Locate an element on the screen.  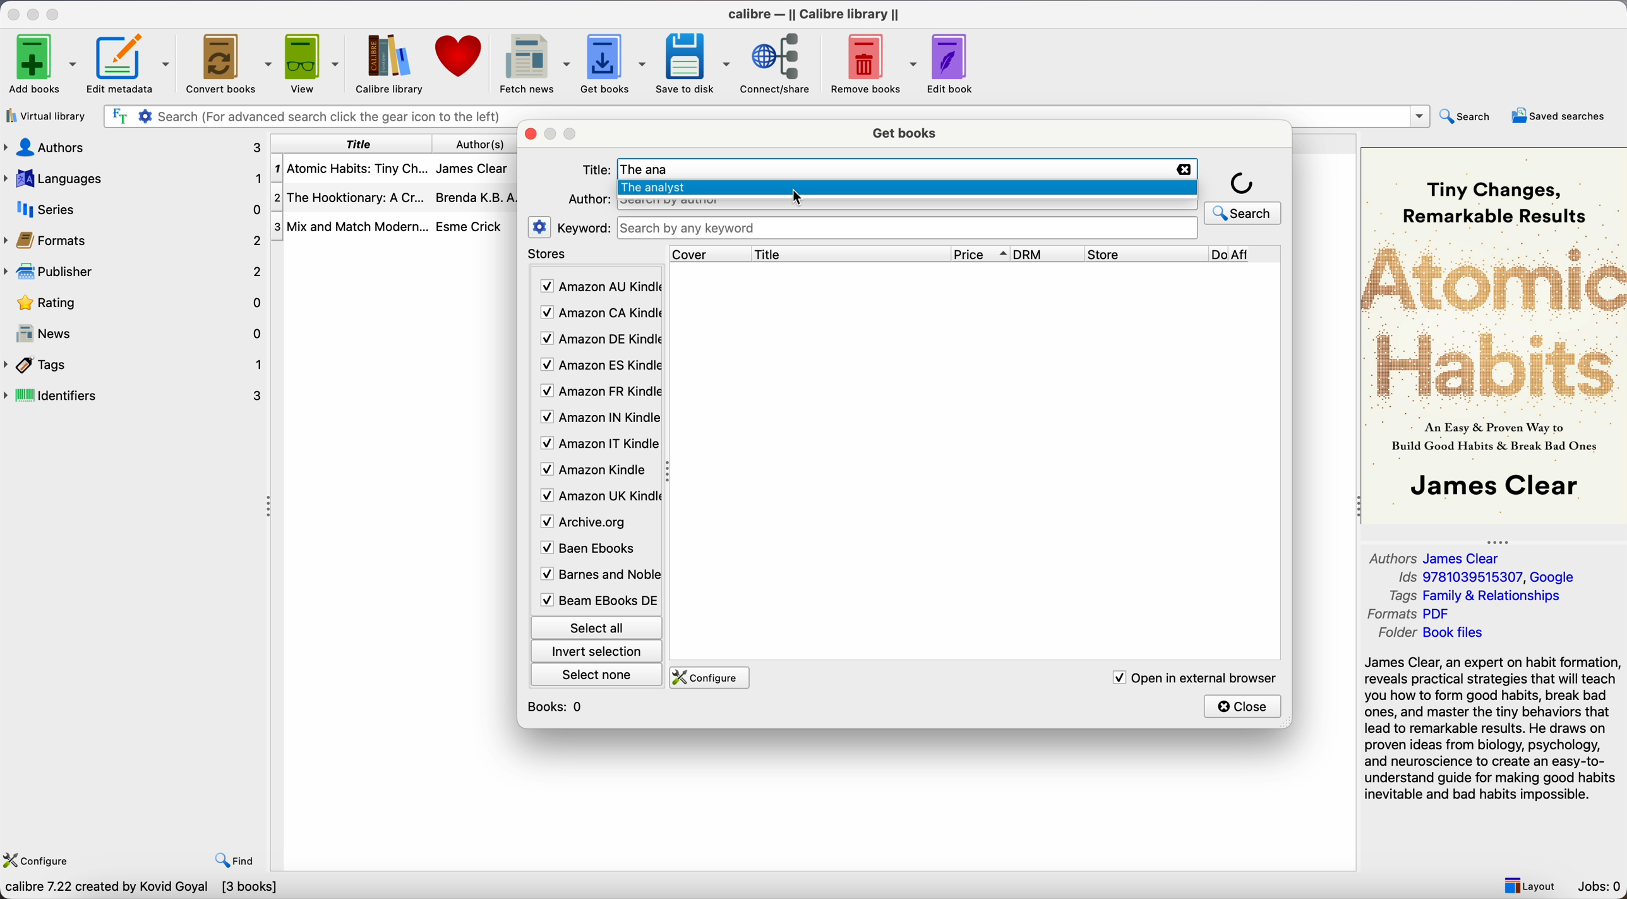
Barnes and Noble is located at coordinates (596, 577).